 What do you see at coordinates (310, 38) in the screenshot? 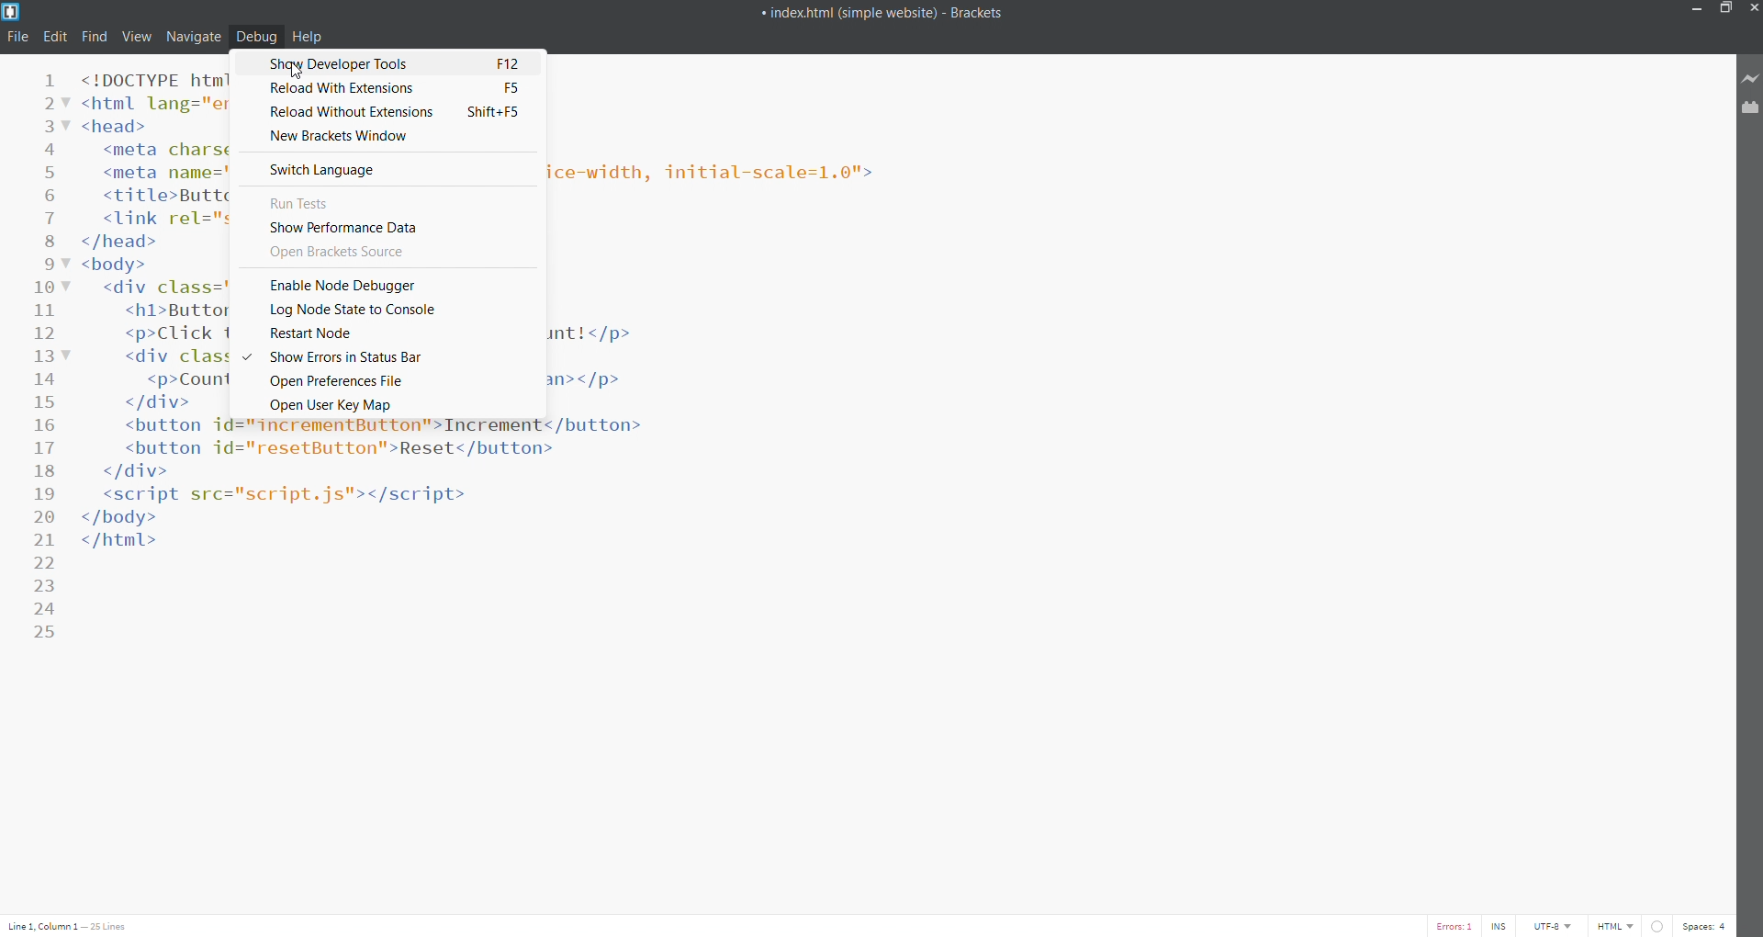
I see `help` at bounding box center [310, 38].